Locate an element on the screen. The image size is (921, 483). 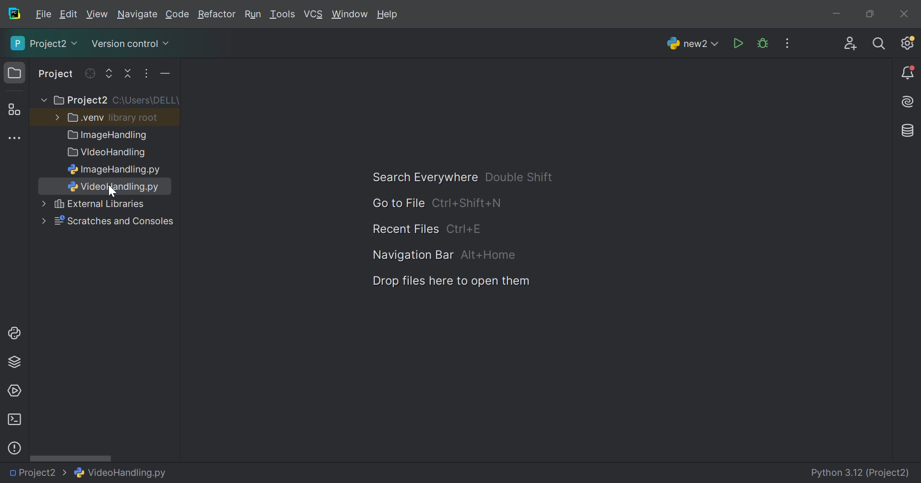
Refactor is located at coordinates (216, 15).